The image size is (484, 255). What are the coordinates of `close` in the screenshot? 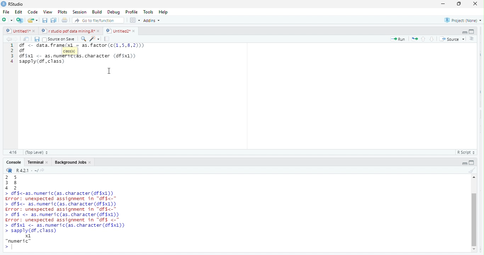 It's located at (135, 30).